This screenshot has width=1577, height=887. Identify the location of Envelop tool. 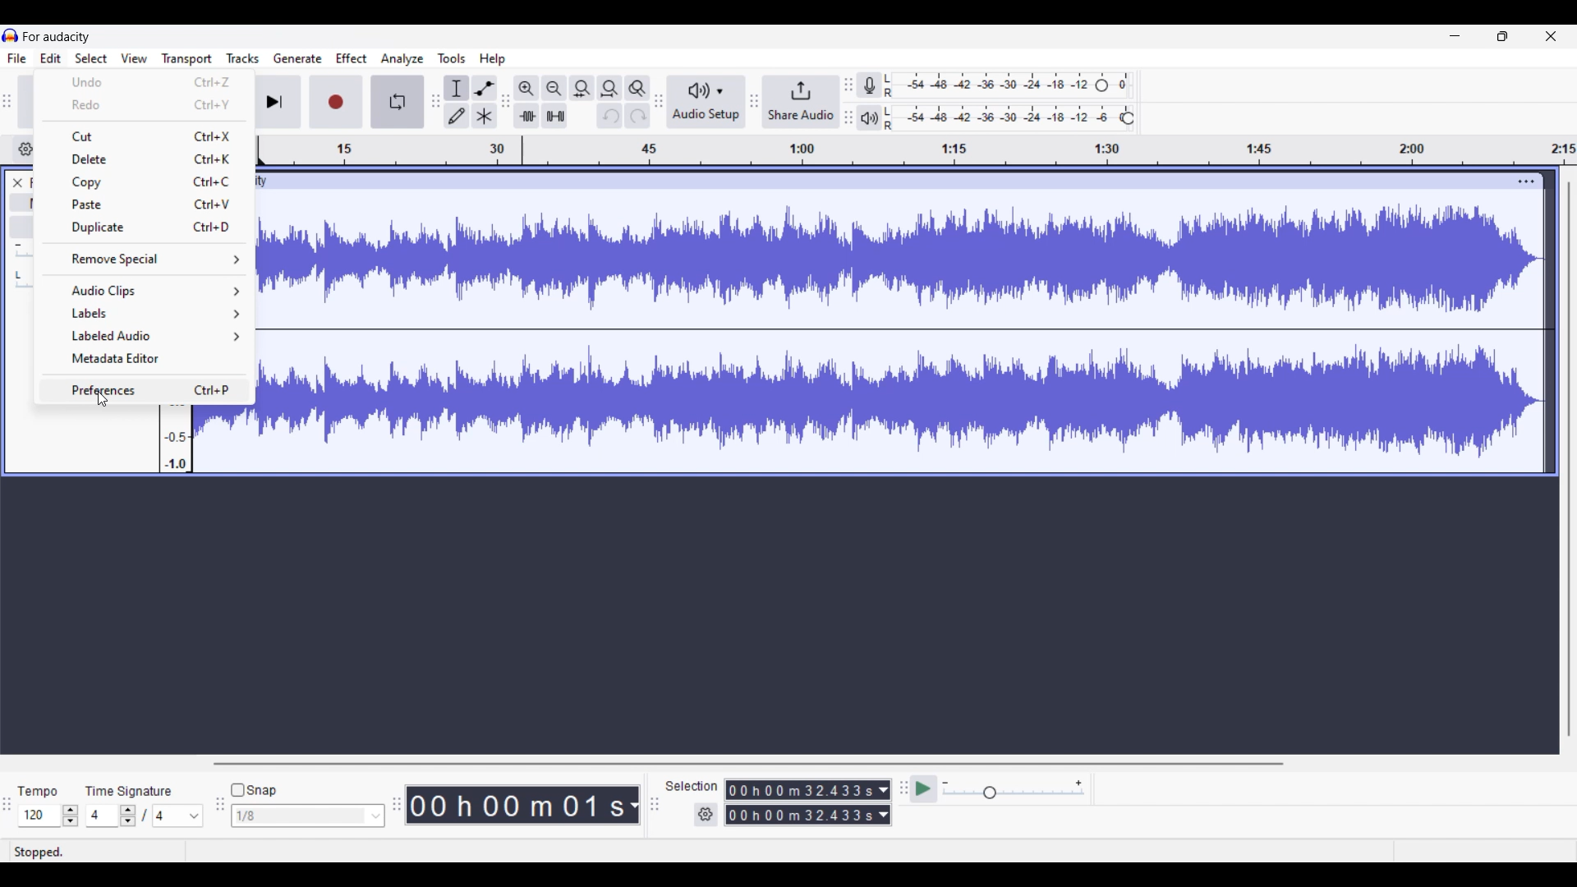
(485, 89).